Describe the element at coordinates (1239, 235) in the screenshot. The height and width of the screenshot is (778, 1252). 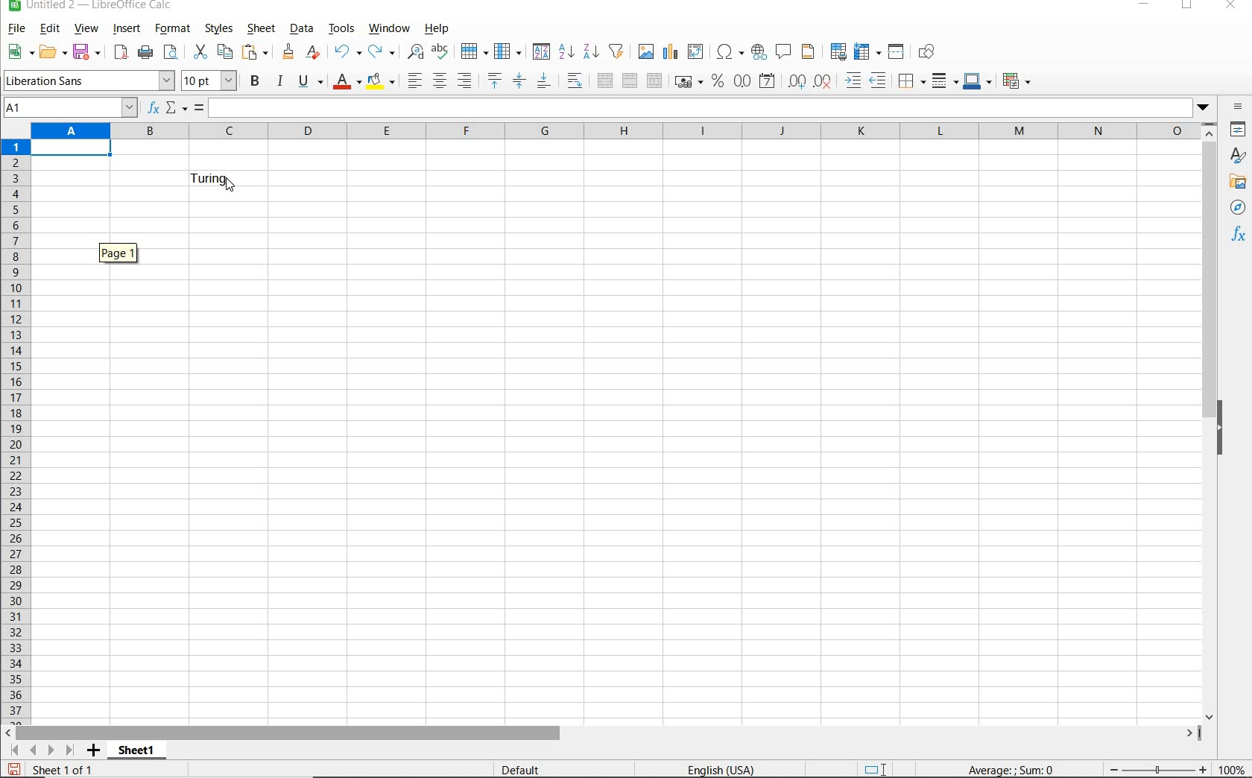
I see `FUNCTIONS` at that location.